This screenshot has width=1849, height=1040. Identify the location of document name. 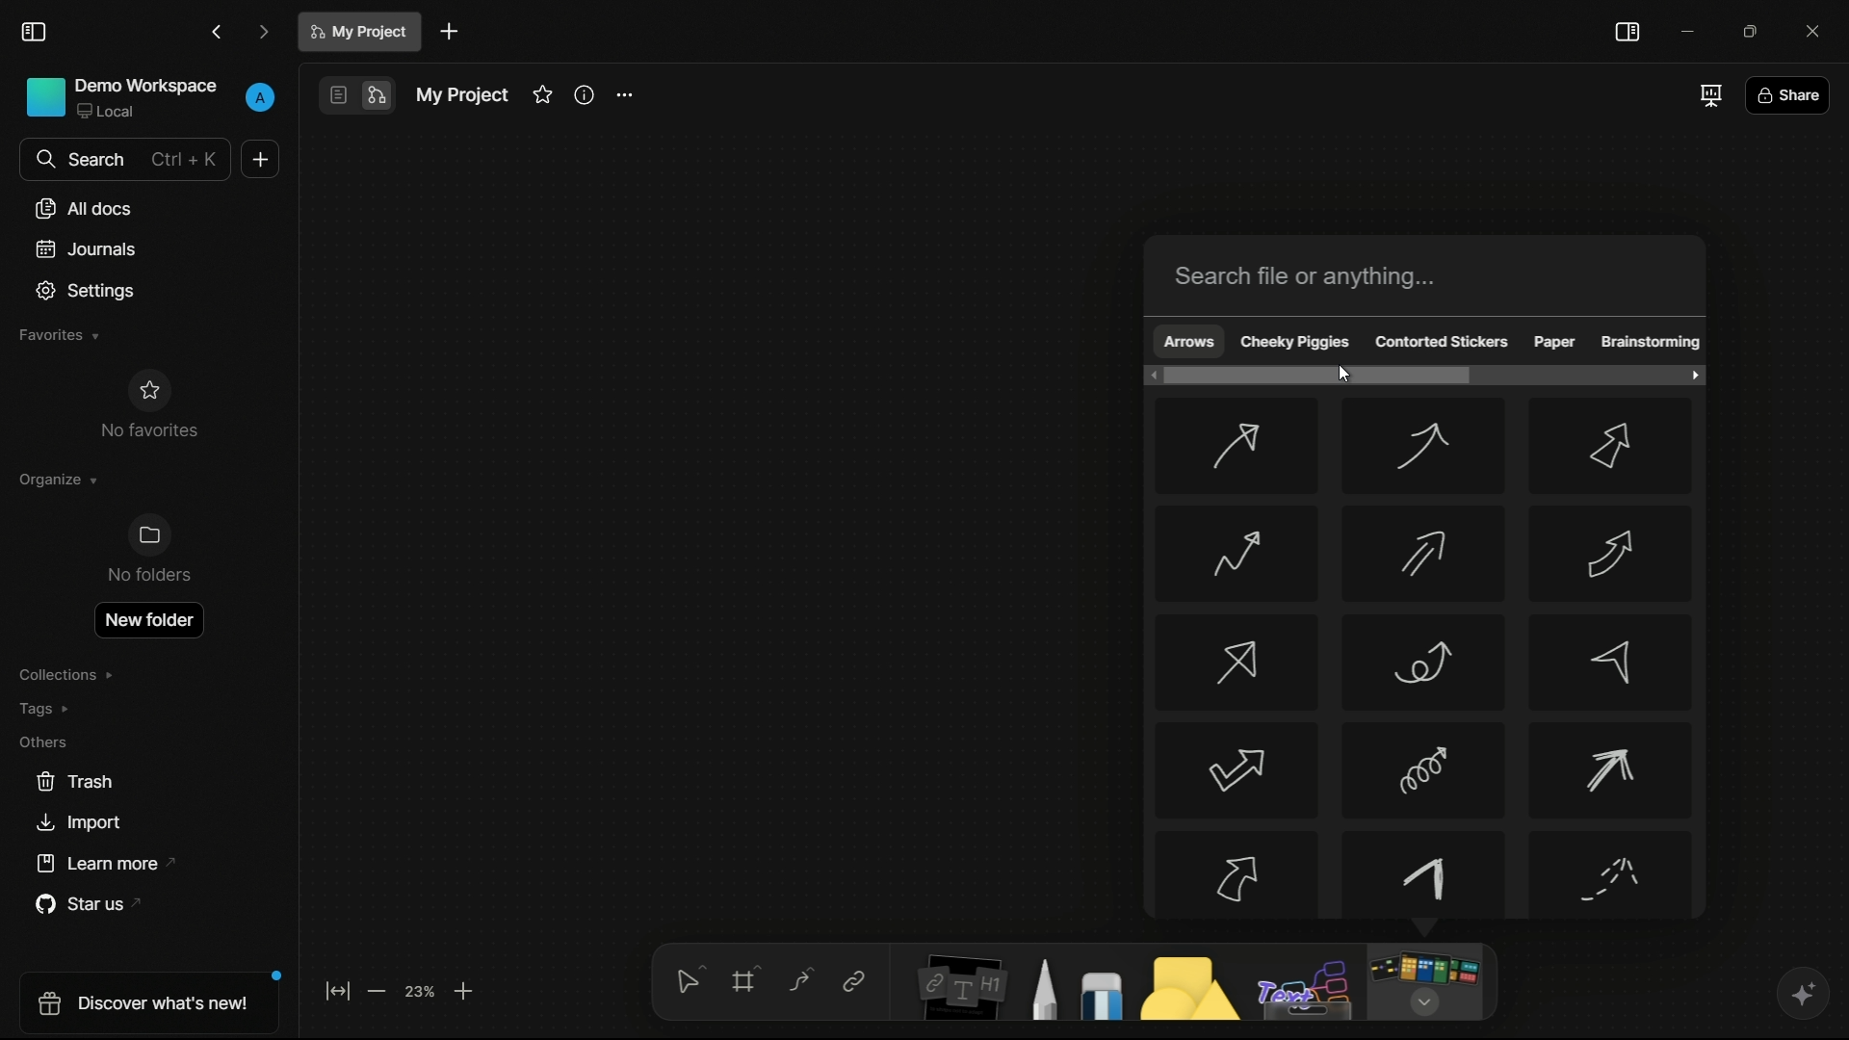
(460, 95).